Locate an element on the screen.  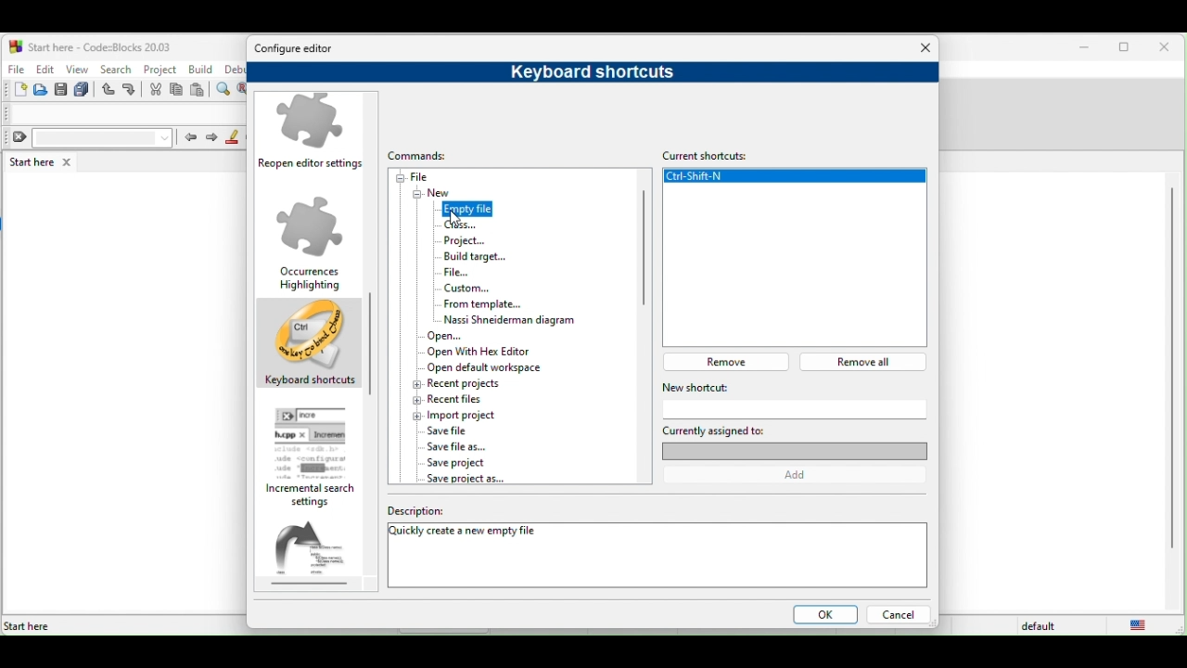
highlight is located at coordinates (233, 137).